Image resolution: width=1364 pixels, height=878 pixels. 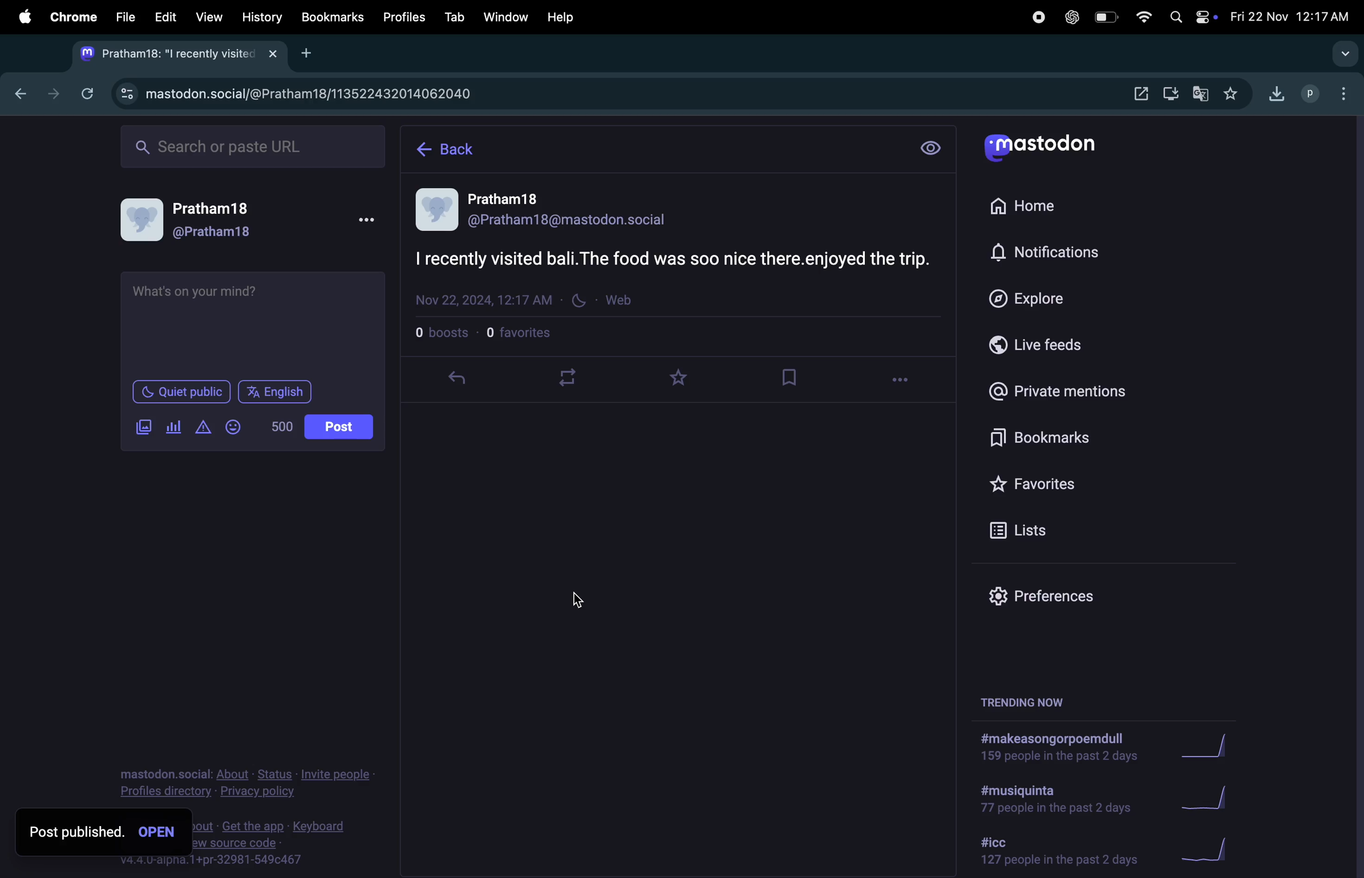 What do you see at coordinates (252, 221) in the screenshot?
I see `user profile` at bounding box center [252, 221].